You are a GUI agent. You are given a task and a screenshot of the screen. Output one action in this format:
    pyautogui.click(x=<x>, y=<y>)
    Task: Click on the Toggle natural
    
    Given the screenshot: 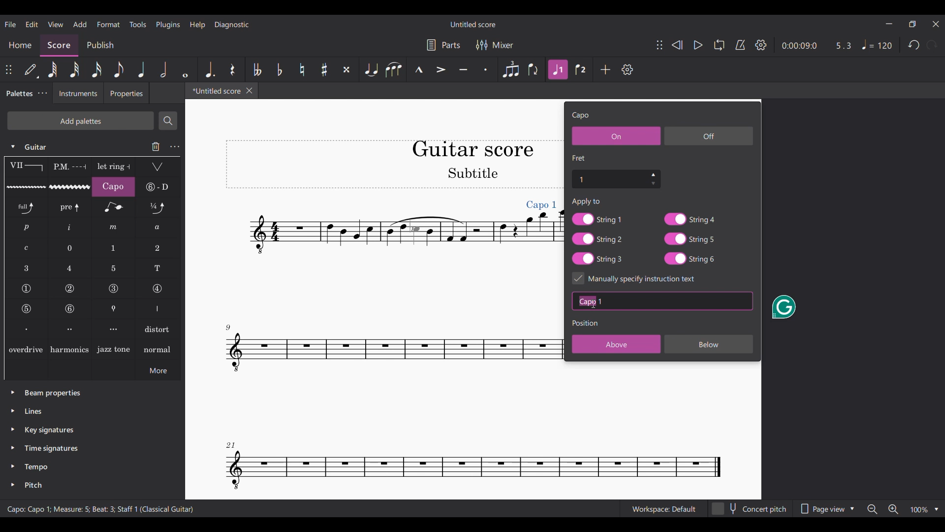 What is the action you would take?
    pyautogui.click(x=302, y=69)
    